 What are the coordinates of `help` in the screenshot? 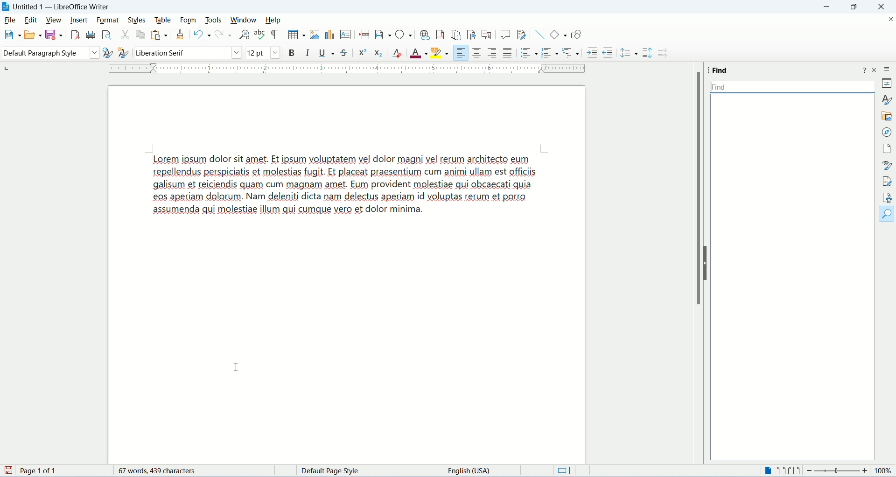 It's located at (865, 70).